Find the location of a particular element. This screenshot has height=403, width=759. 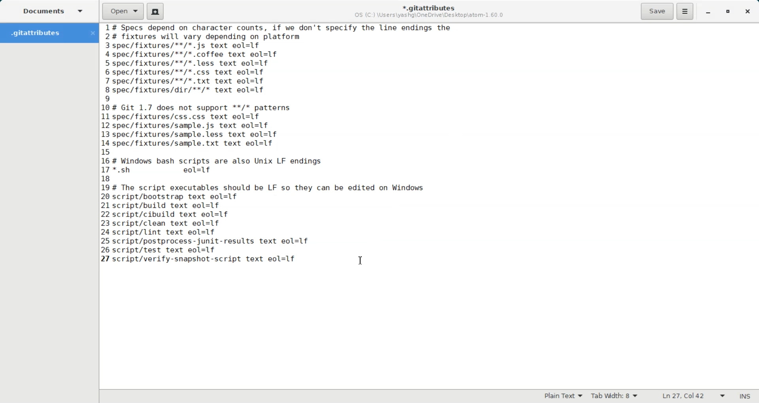

Create a new document is located at coordinates (156, 11).